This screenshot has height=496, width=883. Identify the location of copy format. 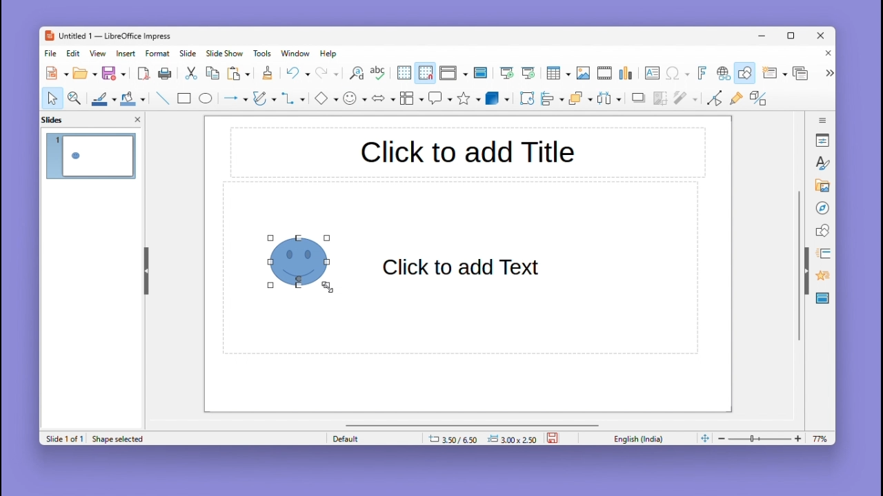
(266, 74).